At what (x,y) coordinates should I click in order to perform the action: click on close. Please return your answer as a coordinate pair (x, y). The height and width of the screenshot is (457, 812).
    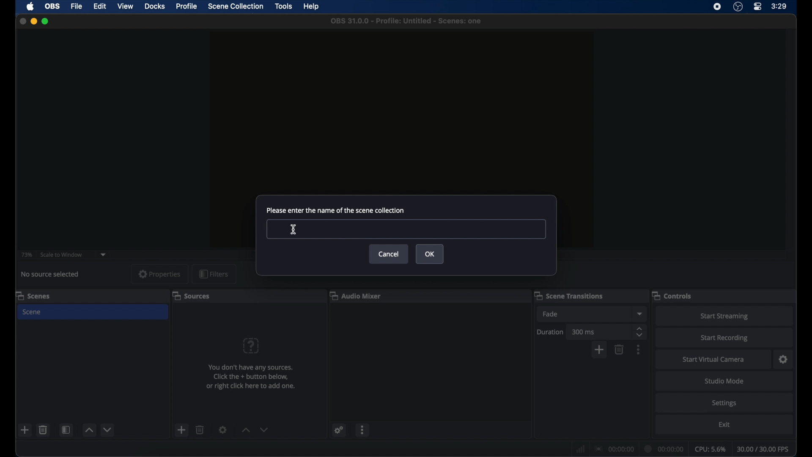
    Looking at the image, I should click on (22, 22).